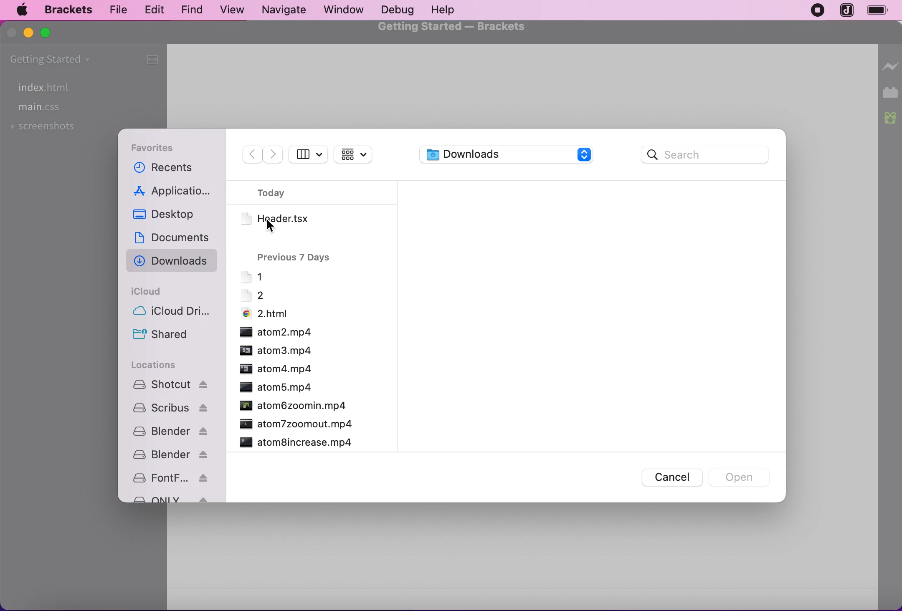 Image resolution: width=902 pixels, height=611 pixels. What do you see at coordinates (890, 63) in the screenshot?
I see `live preview` at bounding box center [890, 63].